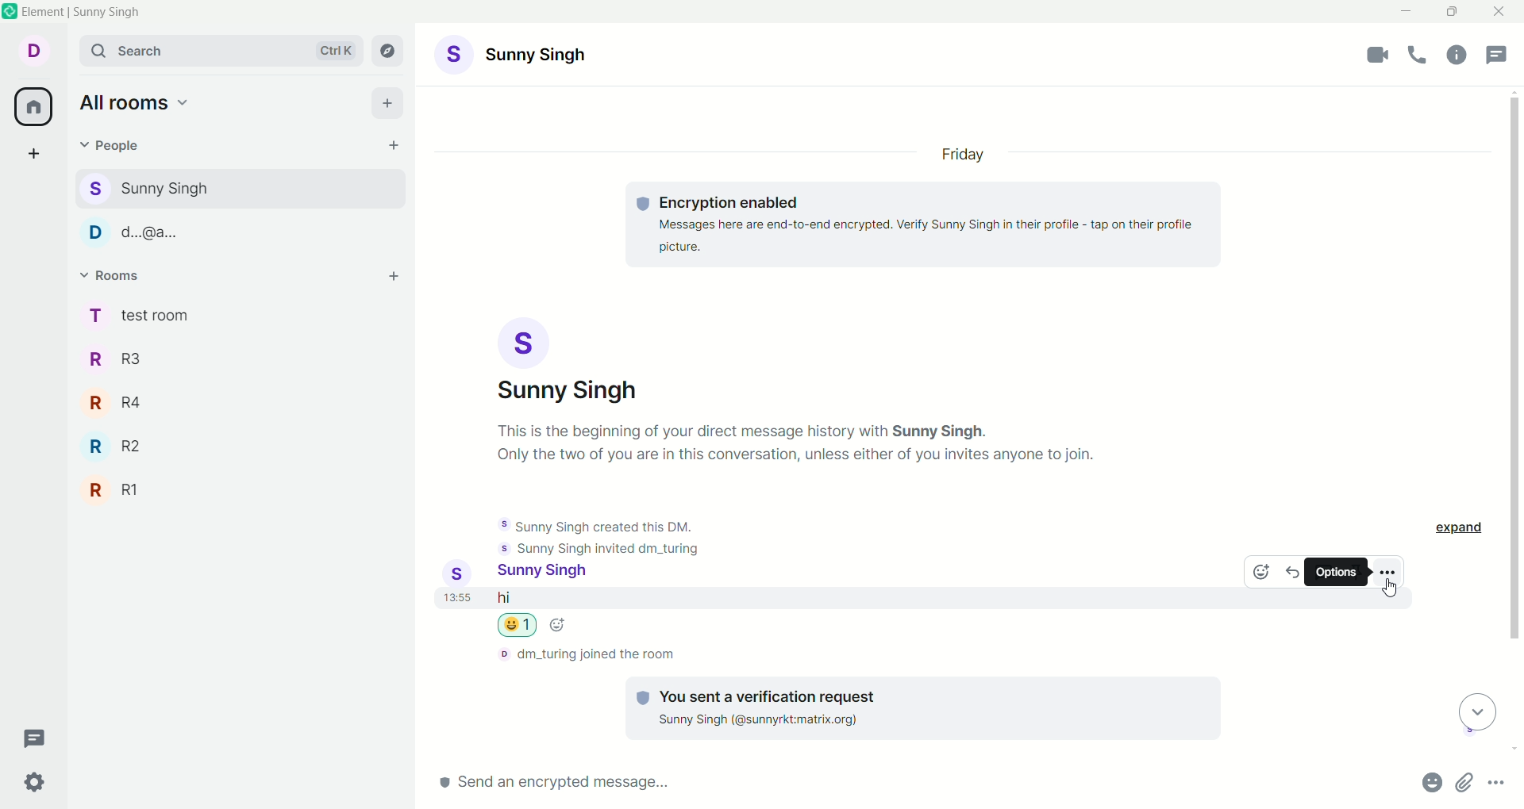  Describe the element at coordinates (1499, 783) in the screenshot. I see `options` at that location.